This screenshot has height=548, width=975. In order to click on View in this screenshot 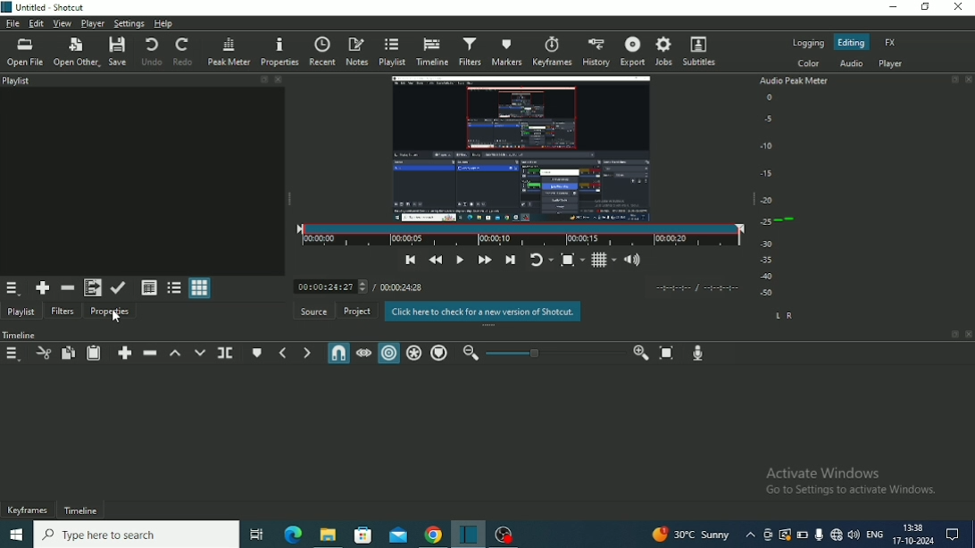, I will do `click(61, 23)`.